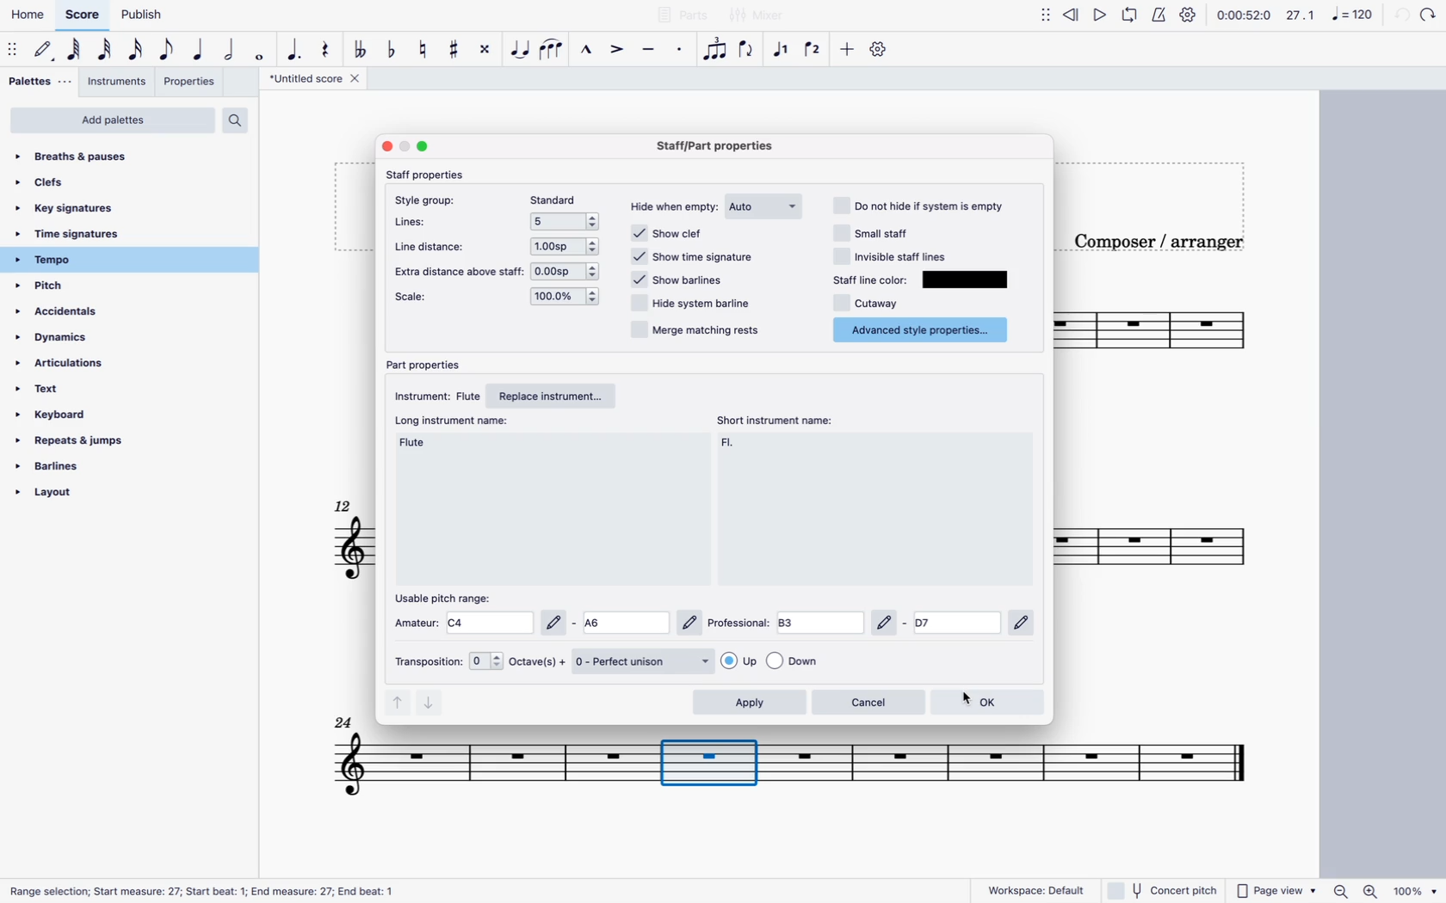 This screenshot has height=903, width=1446. Describe the element at coordinates (117, 84) in the screenshot. I see `instruments` at that location.